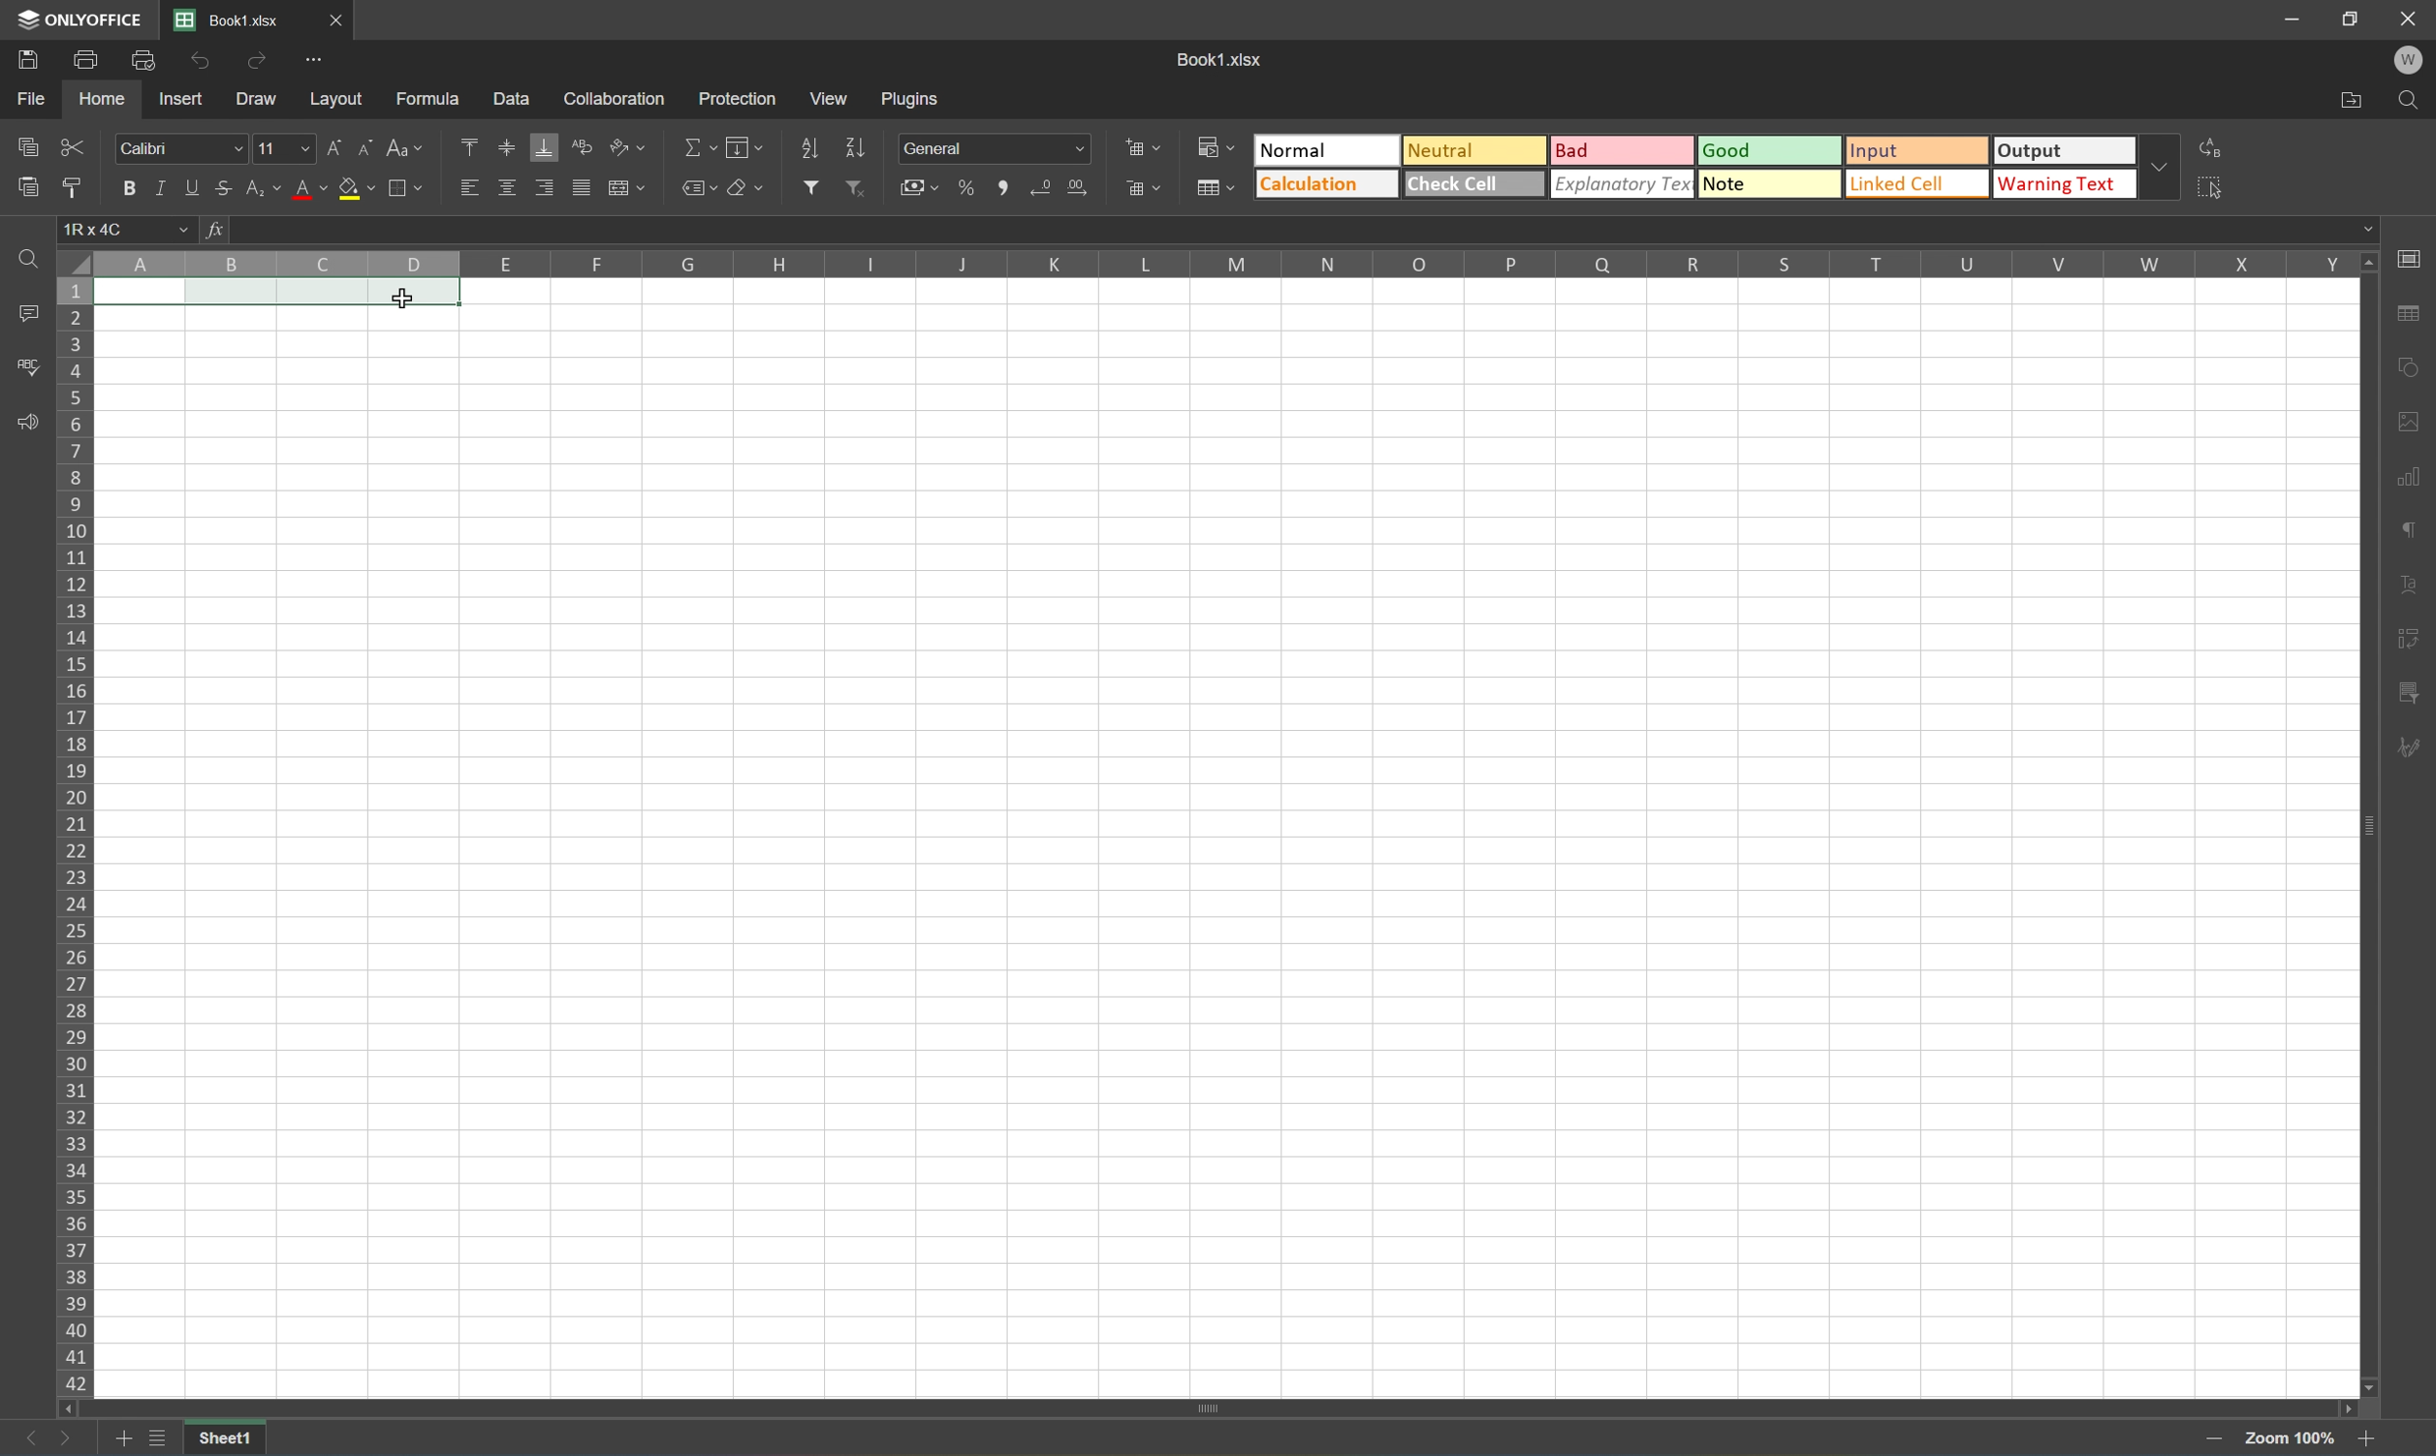 The width and height of the screenshot is (2436, 1456). I want to click on Copy style, so click(75, 187).